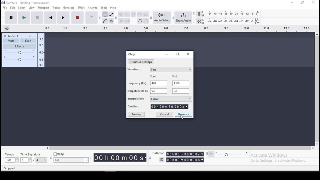  I want to click on pause, so click(11, 17).